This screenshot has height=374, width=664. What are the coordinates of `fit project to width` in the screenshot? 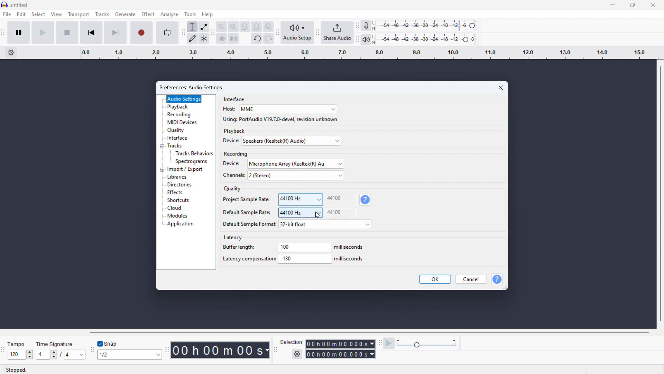 It's located at (256, 27).